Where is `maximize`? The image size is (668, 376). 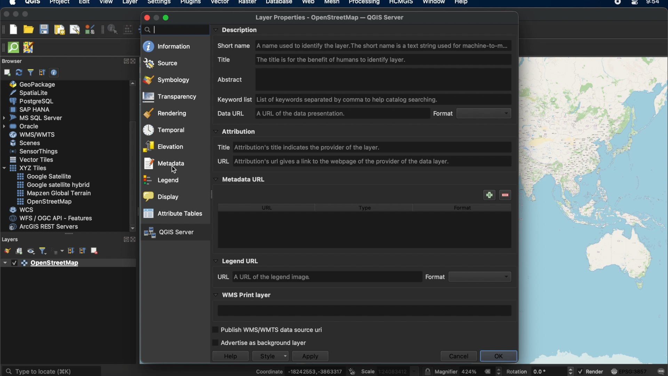
maximize is located at coordinates (26, 14).